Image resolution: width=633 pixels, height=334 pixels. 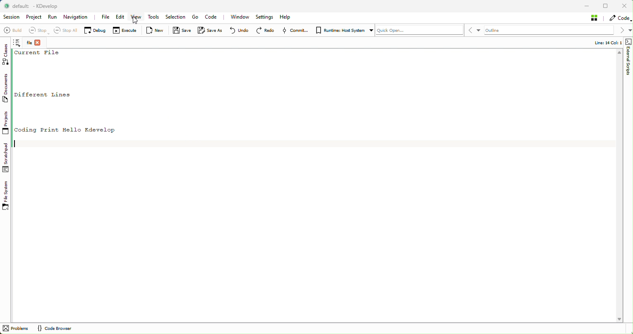 What do you see at coordinates (296, 31) in the screenshot?
I see `Commit` at bounding box center [296, 31].